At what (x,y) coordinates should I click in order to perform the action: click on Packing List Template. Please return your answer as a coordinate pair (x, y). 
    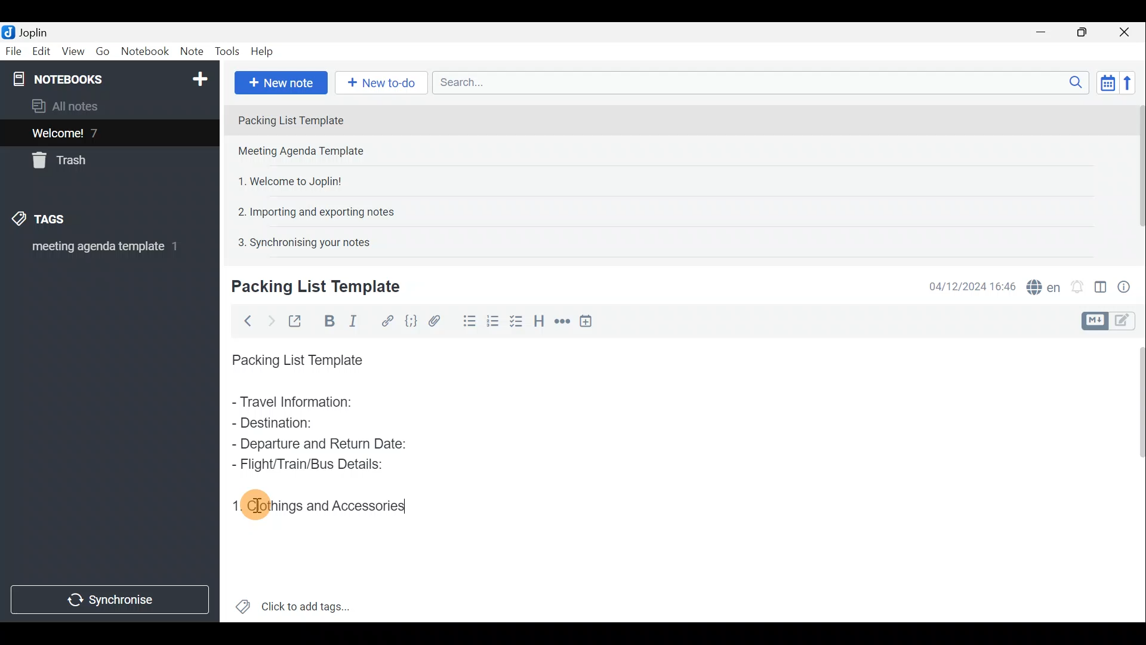
    Looking at the image, I should click on (295, 357).